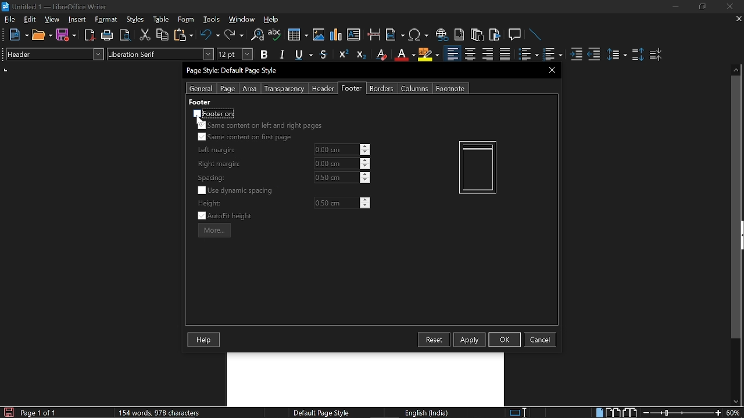 This screenshot has height=418, width=744. What do you see at coordinates (214, 230) in the screenshot?
I see `more` at bounding box center [214, 230].